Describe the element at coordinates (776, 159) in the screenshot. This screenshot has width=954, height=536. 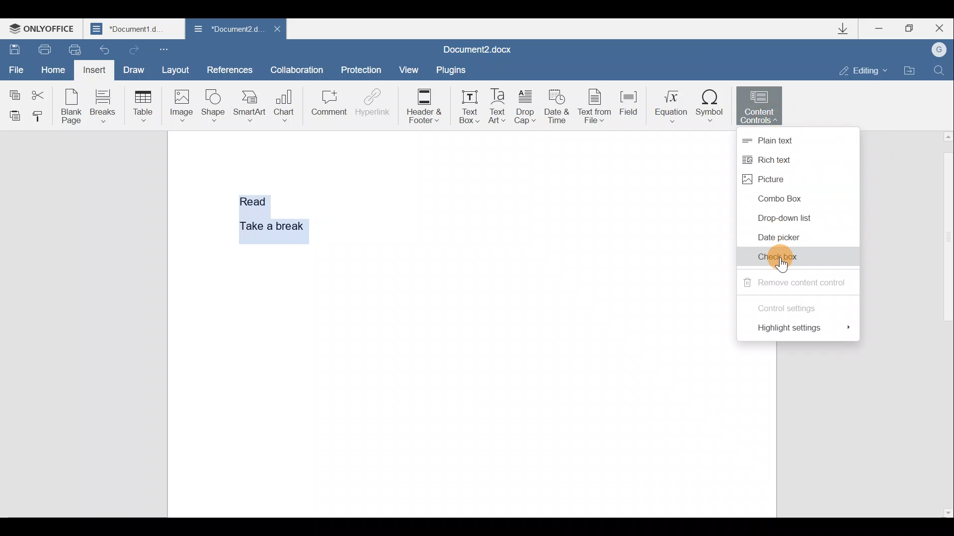
I see `Rich text` at that location.